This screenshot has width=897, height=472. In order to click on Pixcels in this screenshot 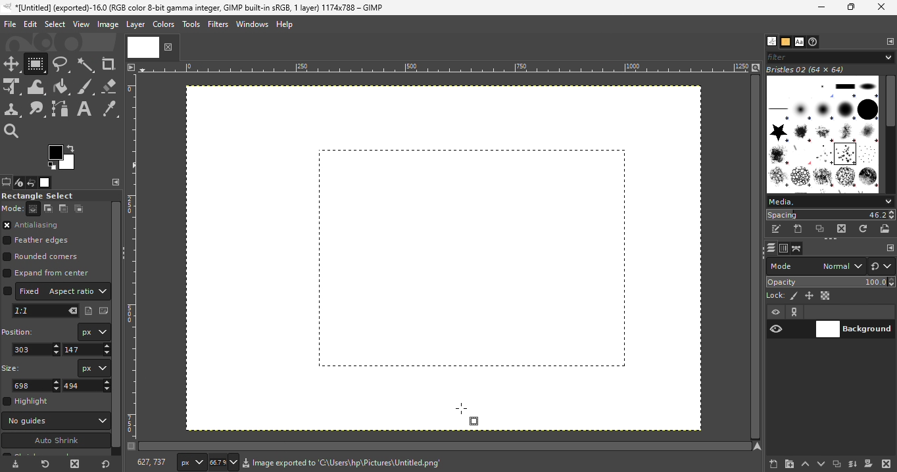, I will do `click(794, 296)`.